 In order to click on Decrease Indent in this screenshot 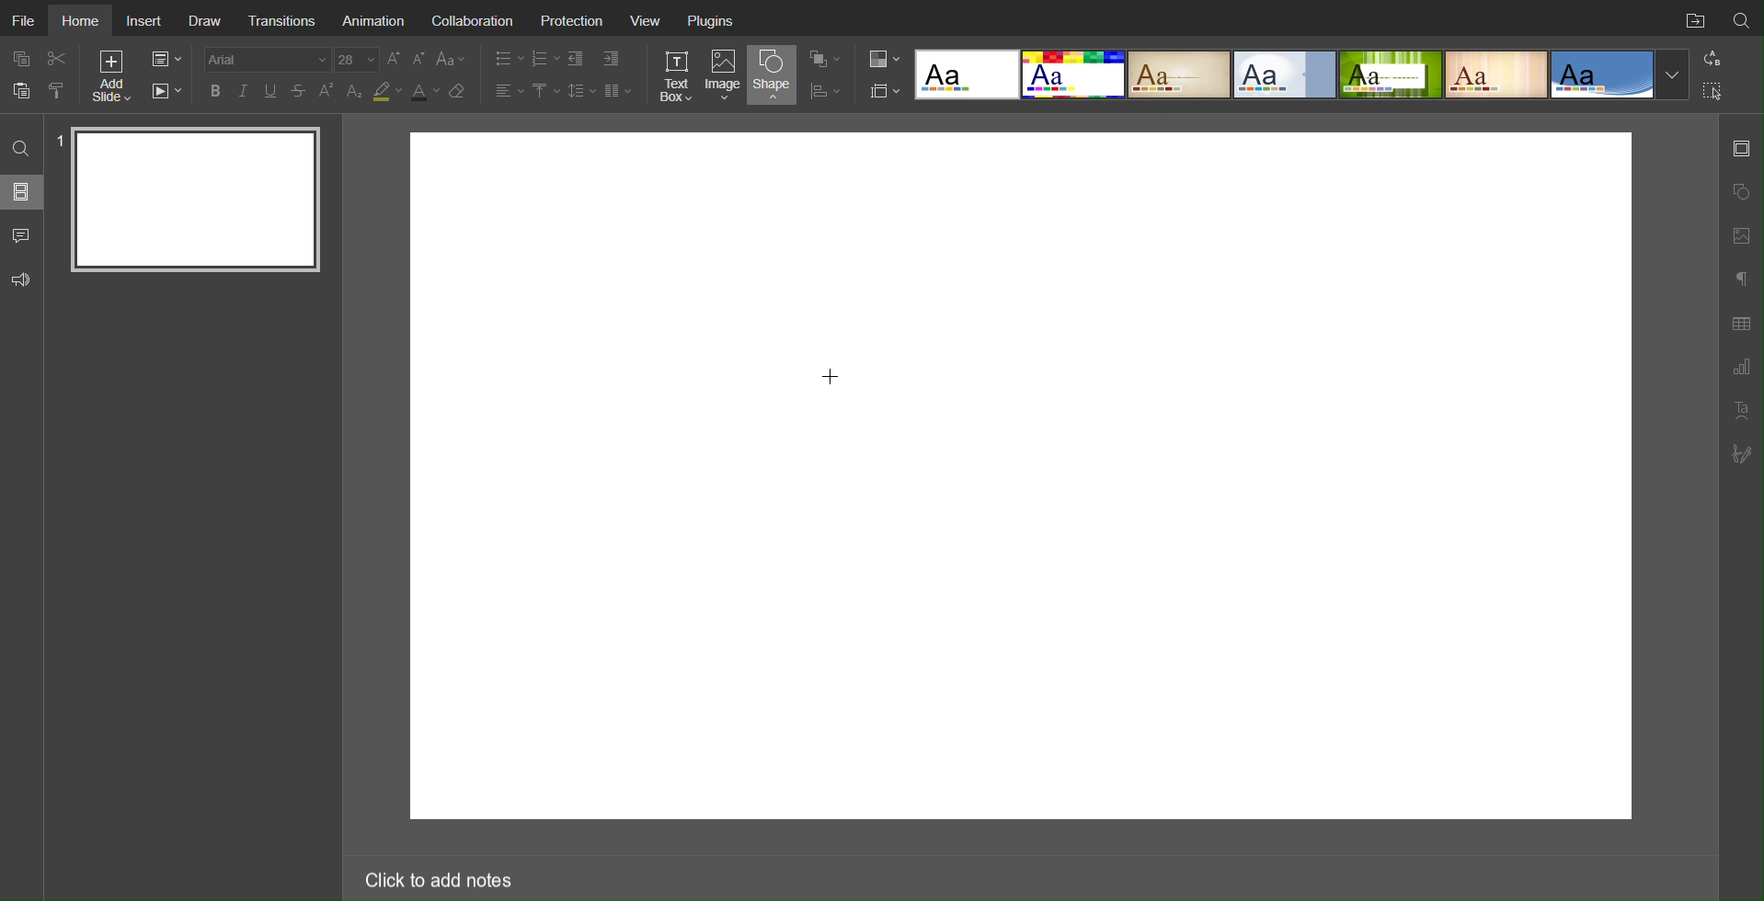, I will do `click(578, 59)`.